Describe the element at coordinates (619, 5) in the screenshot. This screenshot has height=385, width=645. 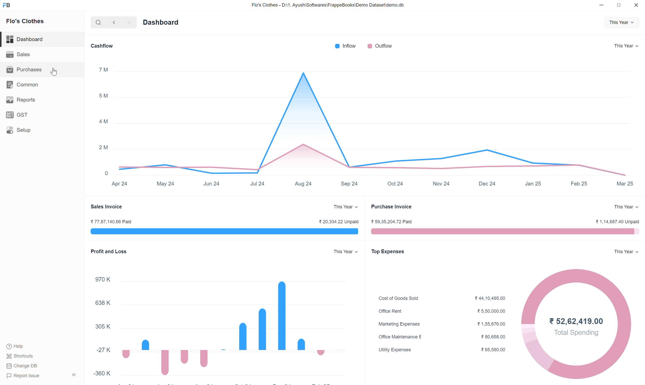
I see `Change dimension` at that location.